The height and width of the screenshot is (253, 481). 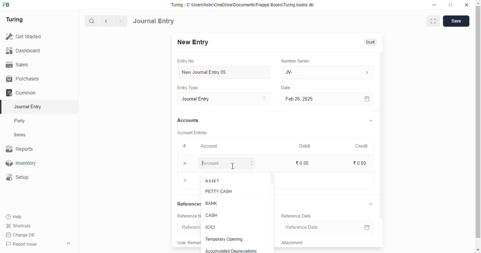 I want to click on ASSET, so click(x=213, y=181).